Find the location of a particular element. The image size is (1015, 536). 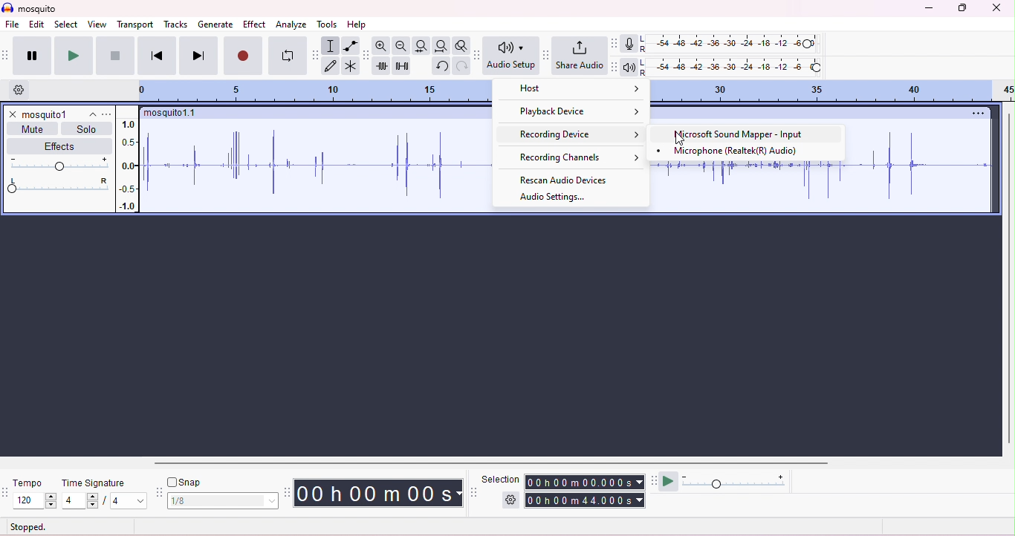

tracks is located at coordinates (176, 24).